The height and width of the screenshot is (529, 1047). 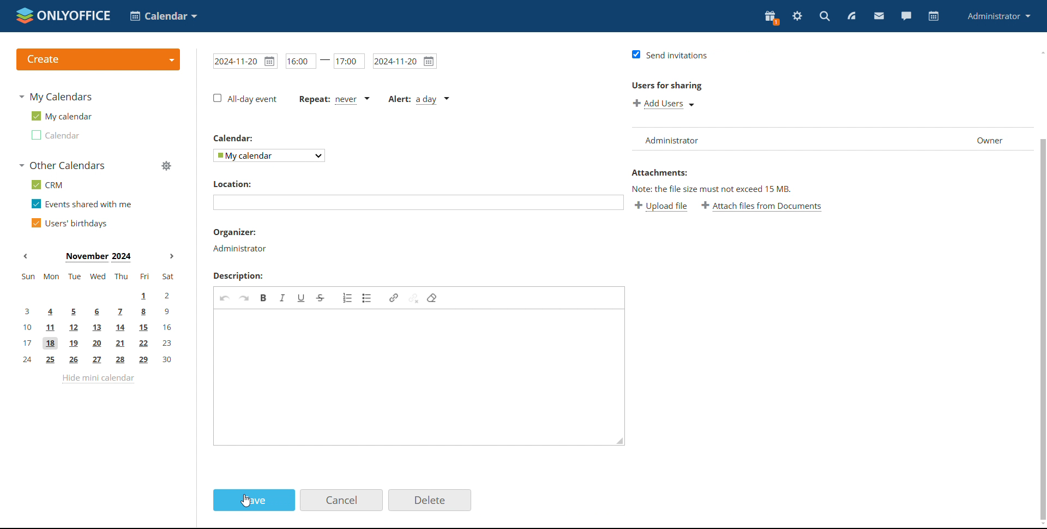 I want to click on Strike through, so click(x=321, y=297).